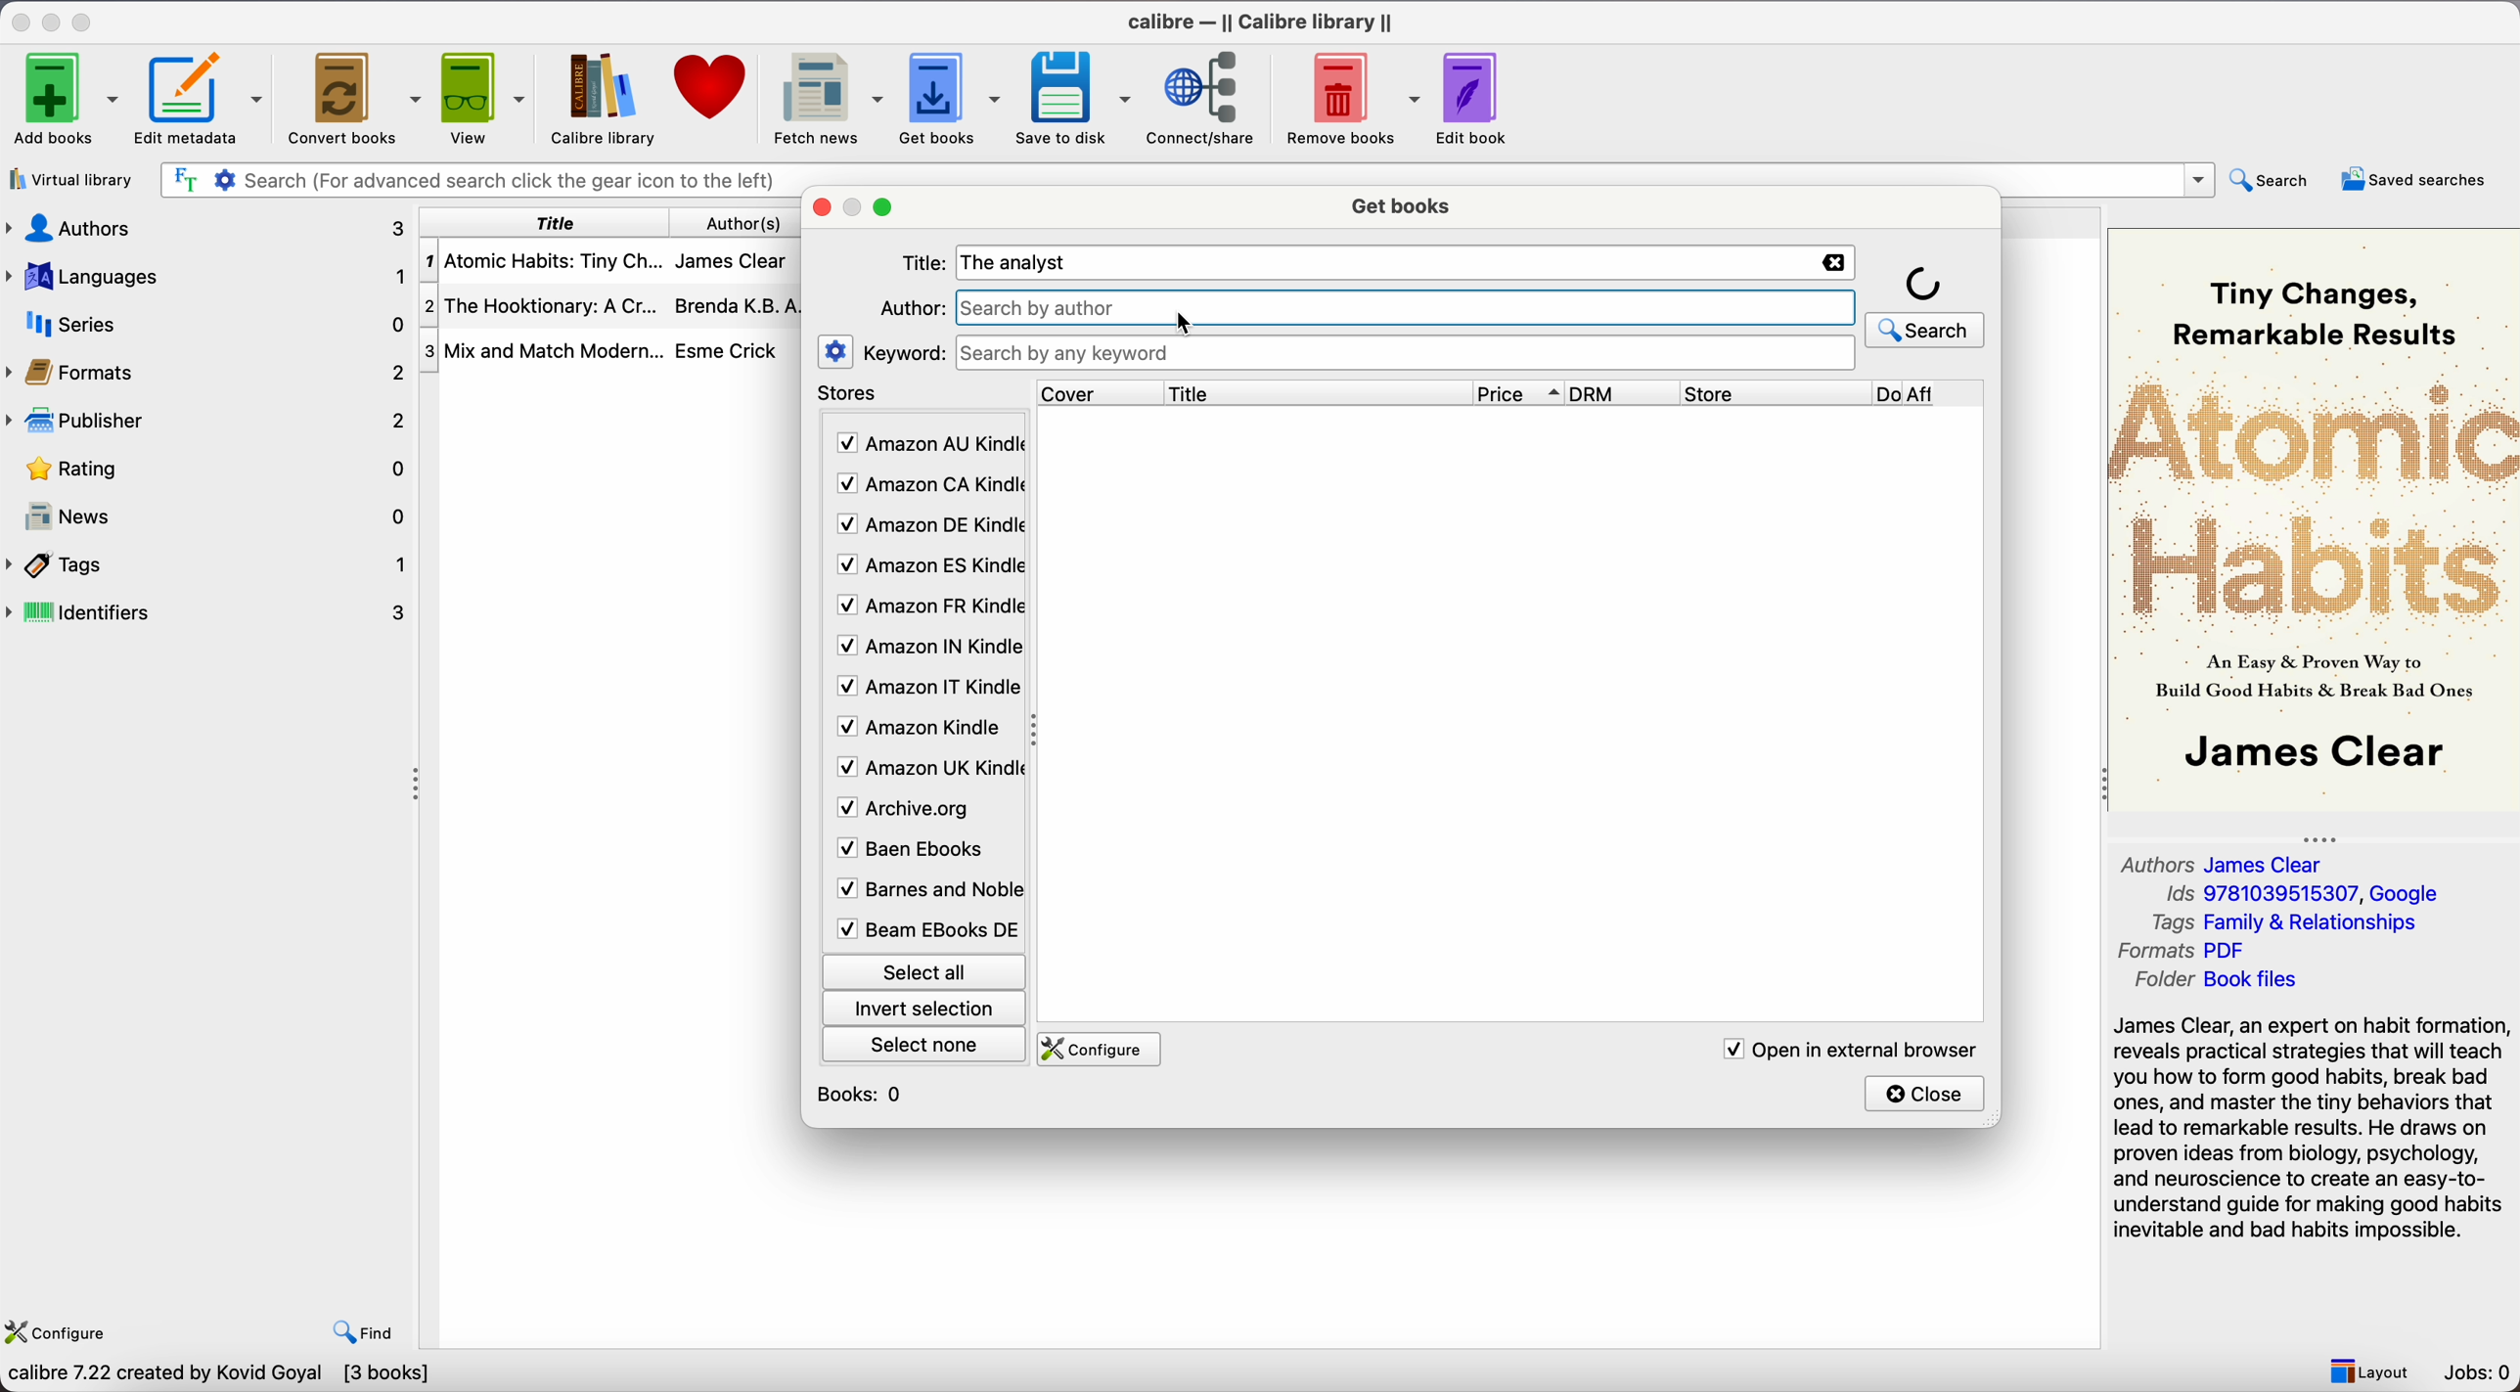 This screenshot has width=2520, height=1392. What do you see at coordinates (1407, 353) in the screenshot?
I see `search bar` at bounding box center [1407, 353].